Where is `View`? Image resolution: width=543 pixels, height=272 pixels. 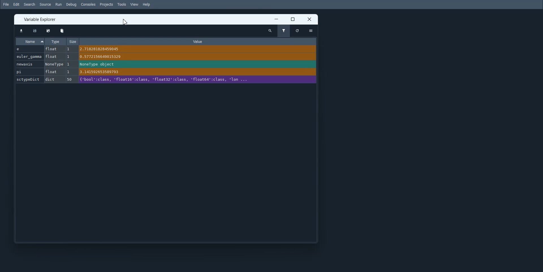 View is located at coordinates (134, 4).